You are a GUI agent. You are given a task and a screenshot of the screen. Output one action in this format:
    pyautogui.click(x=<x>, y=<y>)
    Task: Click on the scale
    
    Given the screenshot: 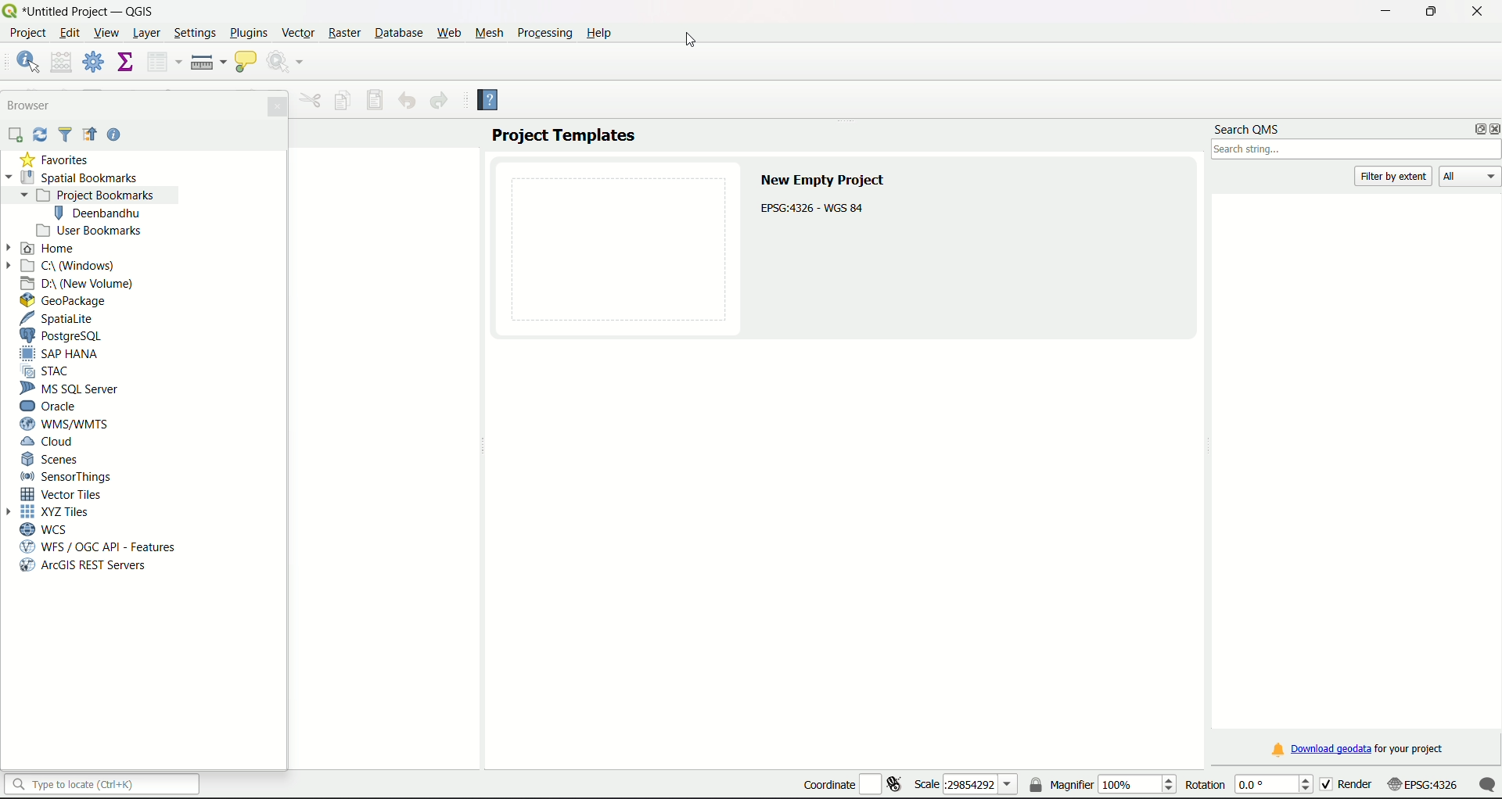 What is the action you would take?
    pyautogui.click(x=1451, y=786)
    